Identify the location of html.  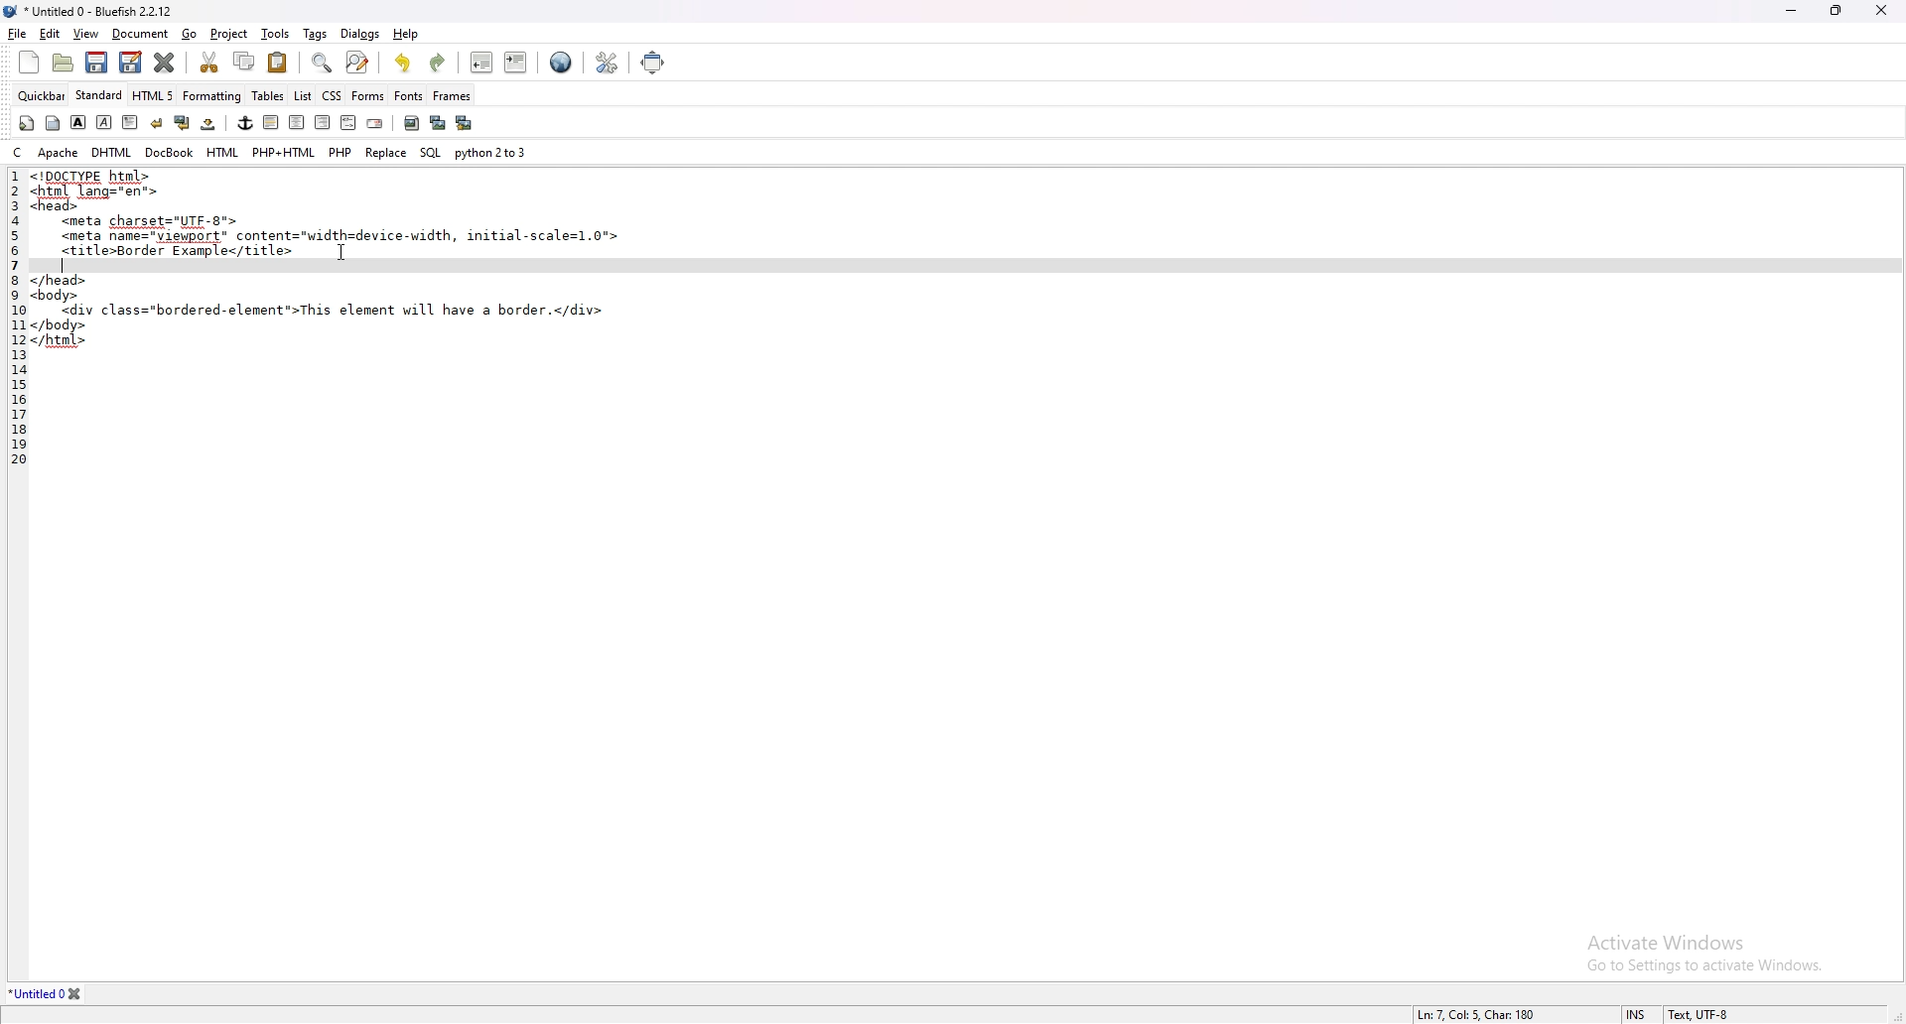
(224, 153).